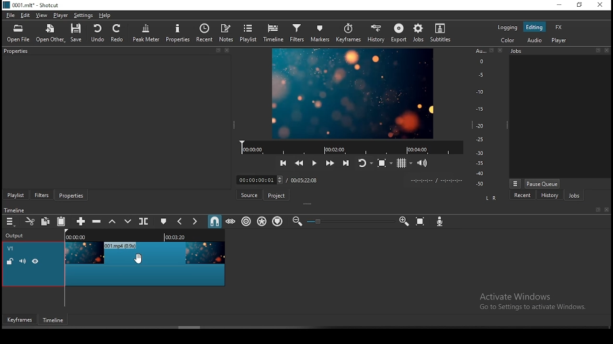  What do you see at coordinates (128, 222) in the screenshot?
I see `overwrite` at bounding box center [128, 222].